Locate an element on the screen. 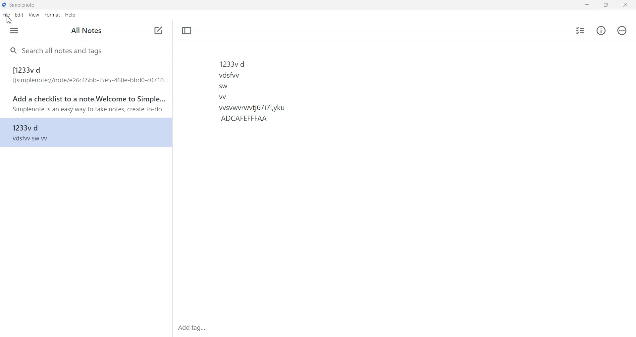 This screenshot has height=337, width=636. Simplenote is located at coordinates (19, 5).